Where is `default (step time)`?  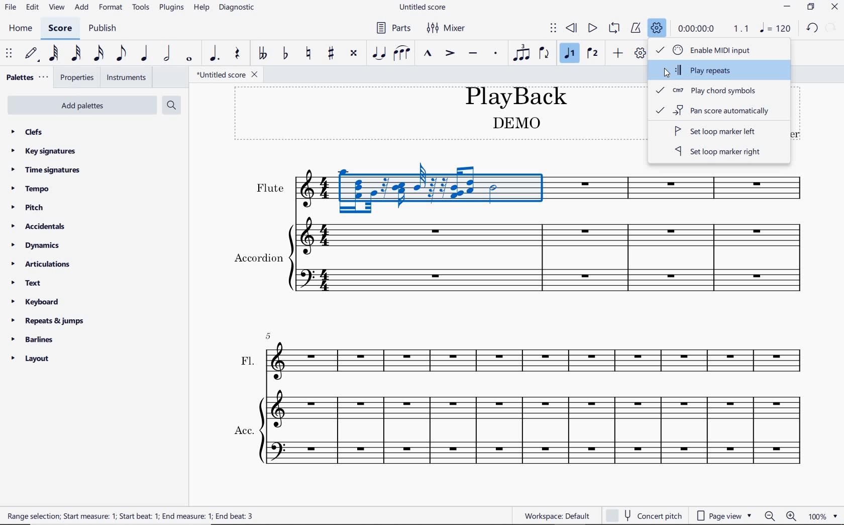 default (step time) is located at coordinates (33, 55).